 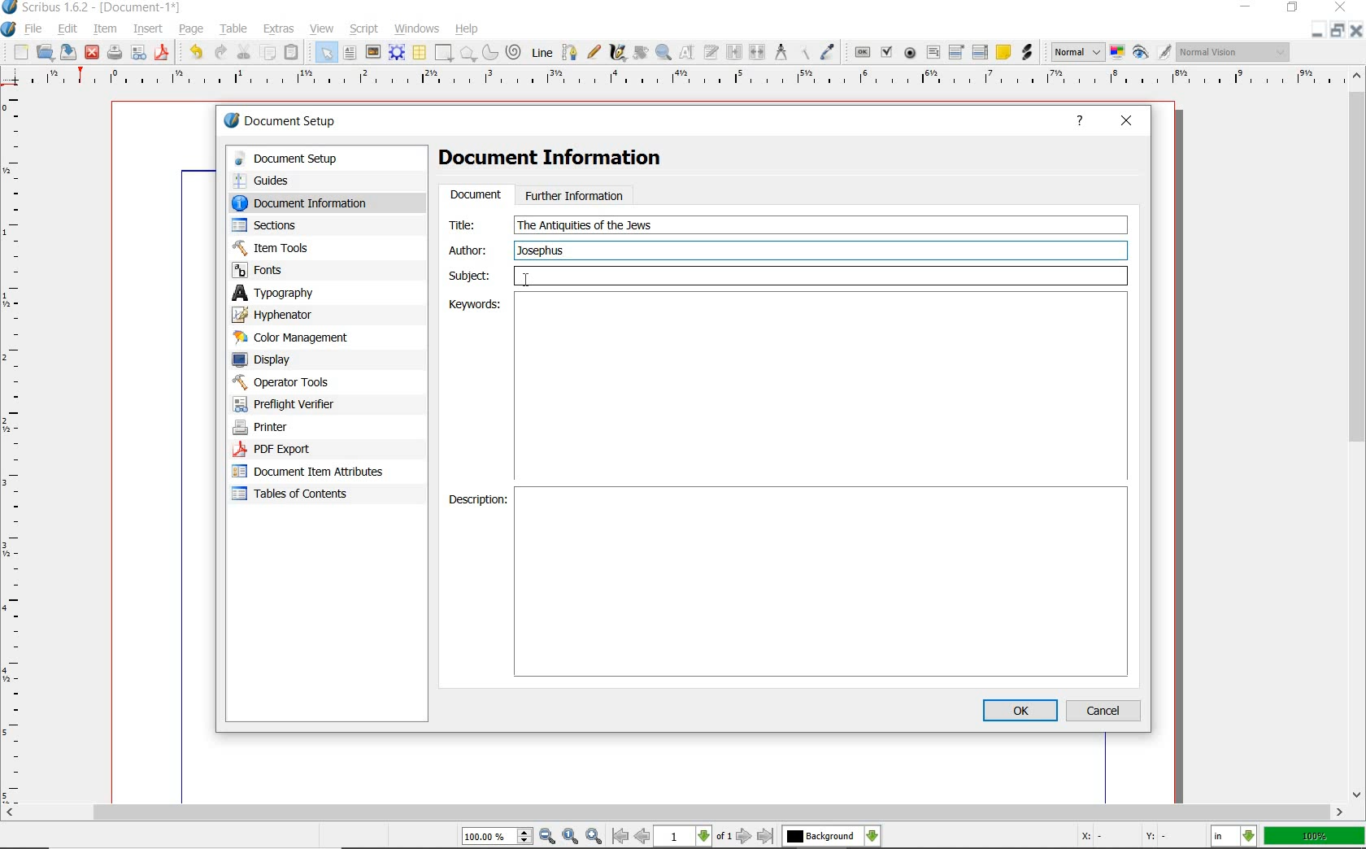 What do you see at coordinates (694, 837) in the screenshot?
I see `move to next or previous page` at bounding box center [694, 837].